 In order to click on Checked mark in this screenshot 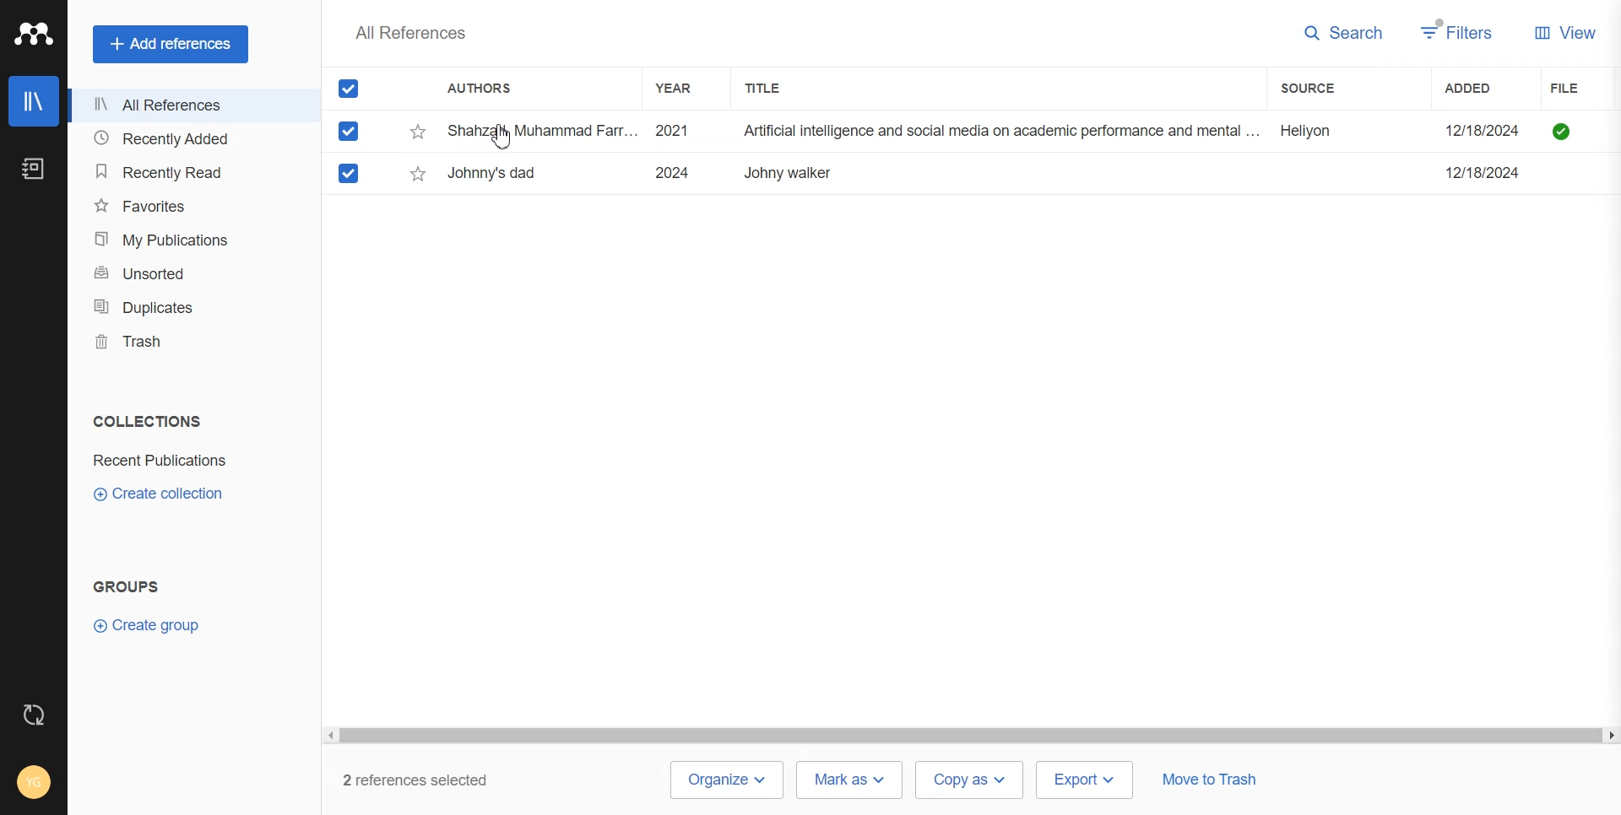, I will do `click(350, 131)`.